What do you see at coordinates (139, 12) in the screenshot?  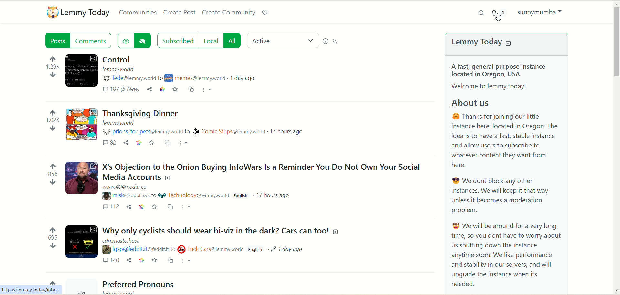 I see `communities` at bounding box center [139, 12].